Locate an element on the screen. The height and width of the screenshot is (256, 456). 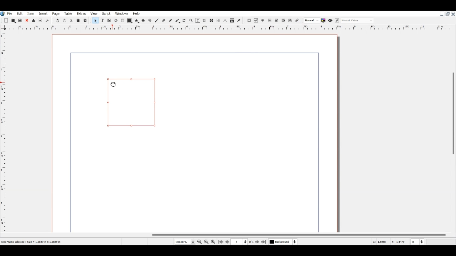
Maximize is located at coordinates (447, 14).